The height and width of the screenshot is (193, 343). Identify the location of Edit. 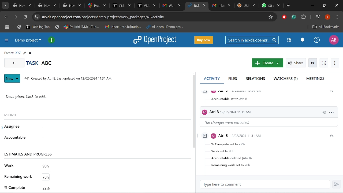
(24, 53).